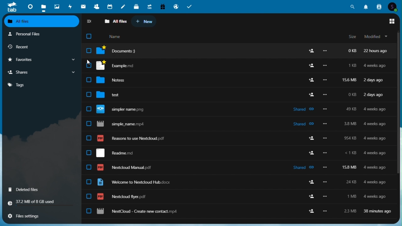  Describe the element at coordinates (376, 139) in the screenshot. I see `4 weeks ago` at that location.